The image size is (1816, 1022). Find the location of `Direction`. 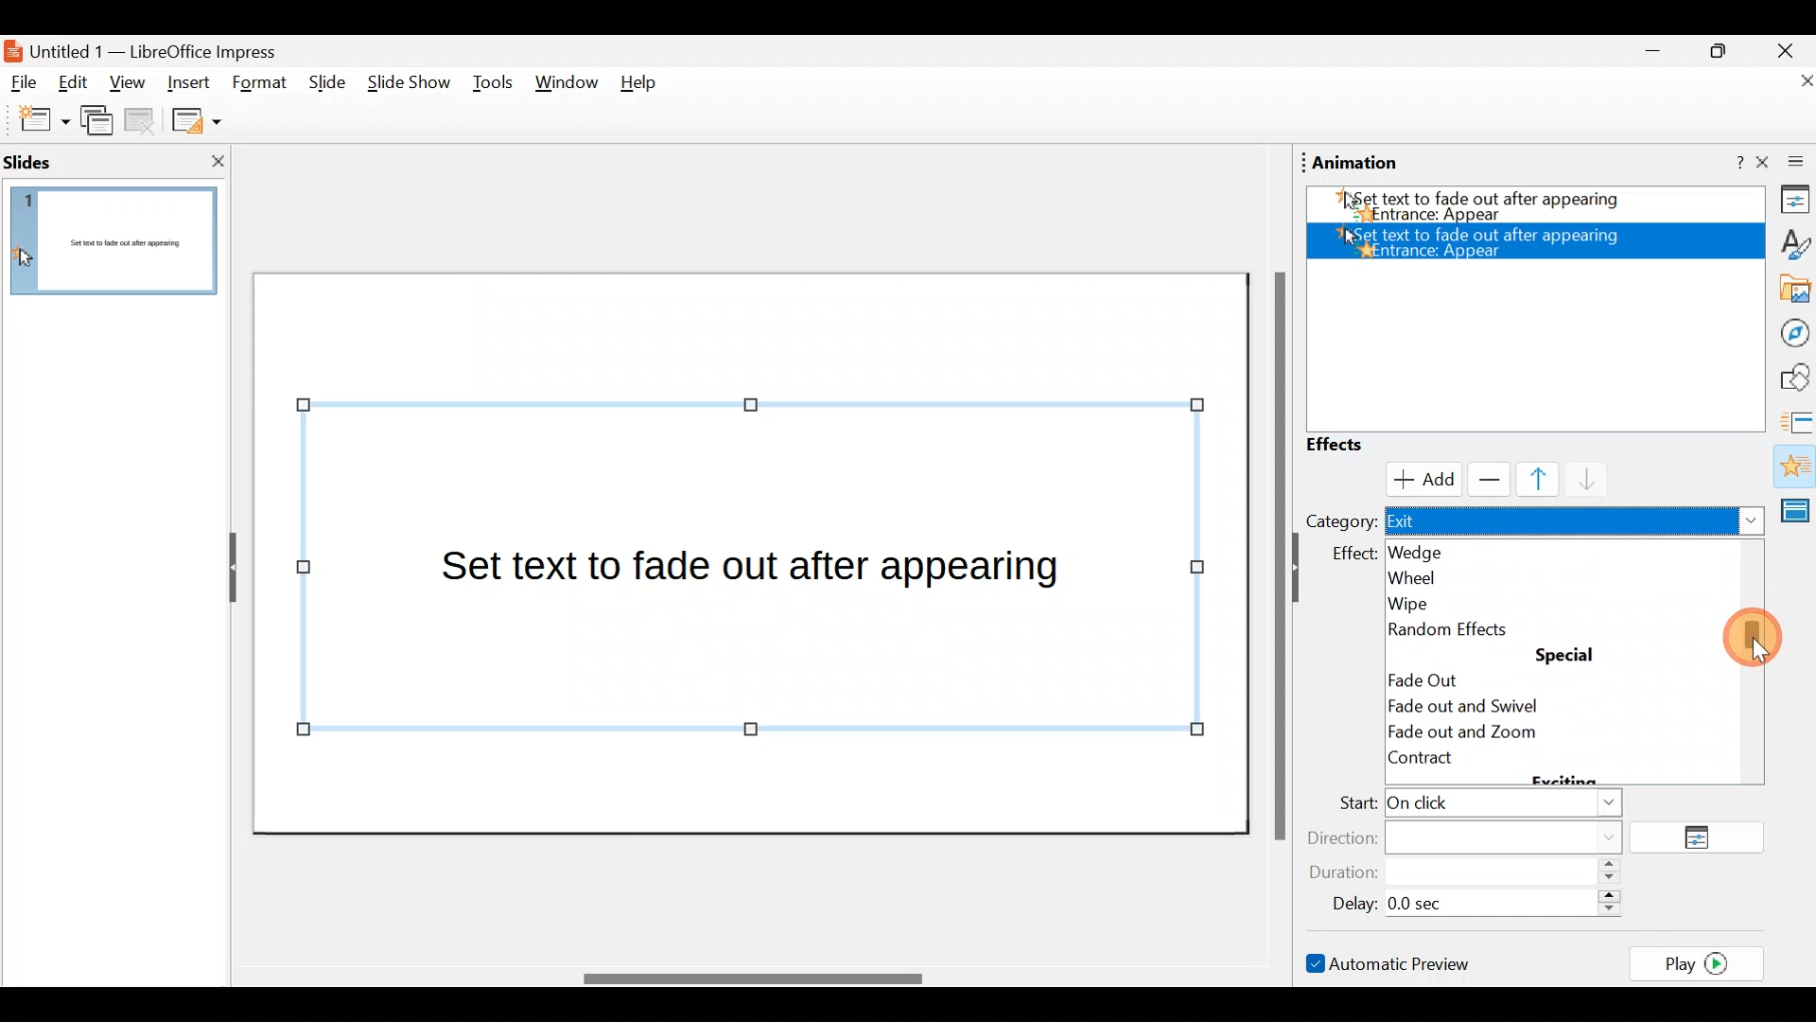

Direction is located at coordinates (1476, 836).